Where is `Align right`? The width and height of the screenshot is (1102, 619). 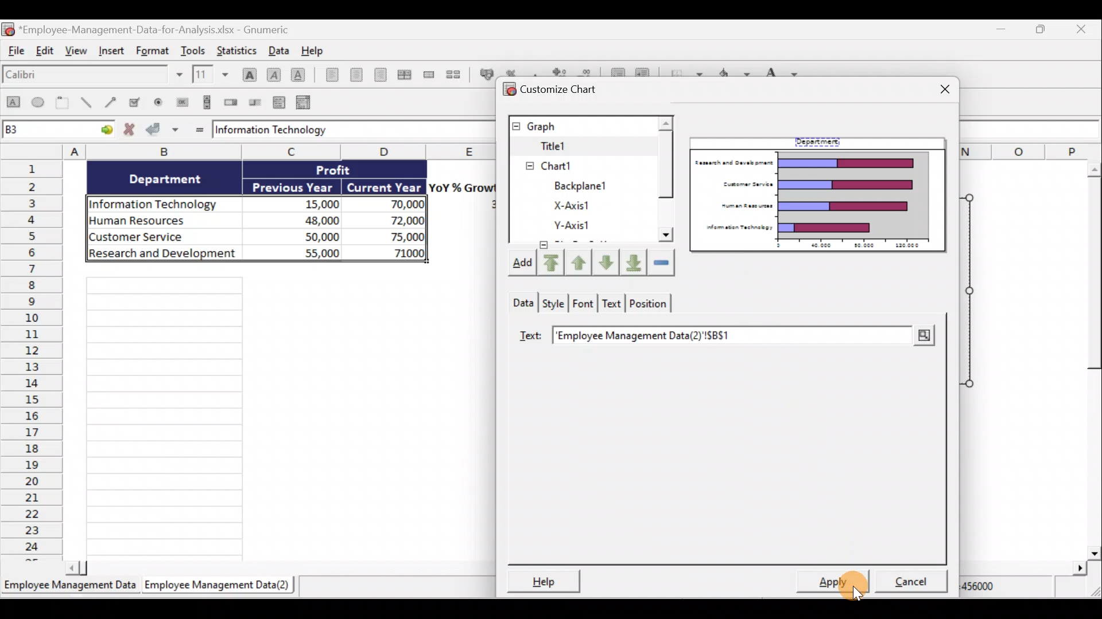 Align right is located at coordinates (383, 77).